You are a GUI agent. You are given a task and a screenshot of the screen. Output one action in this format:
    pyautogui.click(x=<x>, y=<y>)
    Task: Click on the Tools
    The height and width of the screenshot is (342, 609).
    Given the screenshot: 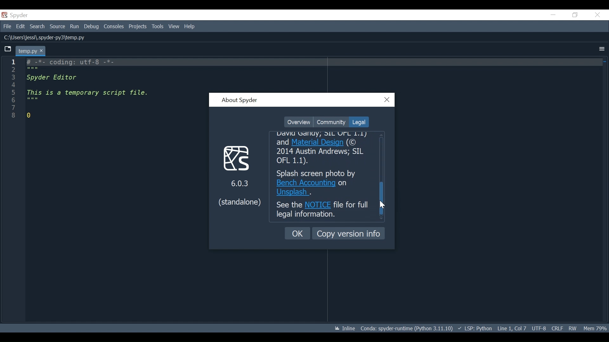 What is the action you would take?
    pyautogui.click(x=158, y=27)
    